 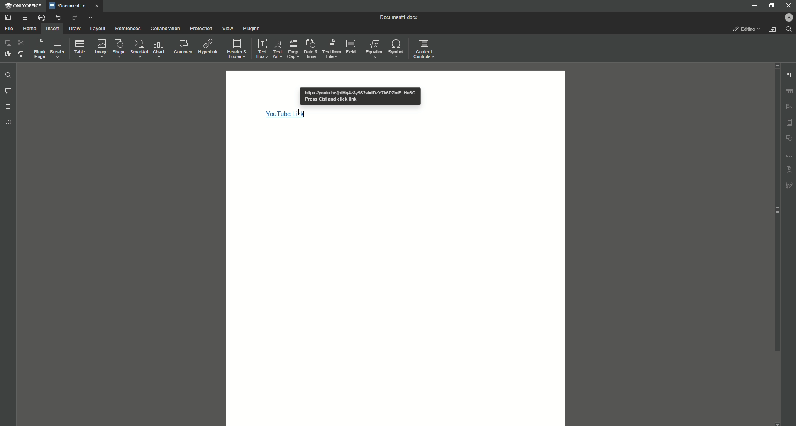 What do you see at coordinates (251, 28) in the screenshot?
I see `Plugins` at bounding box center [251, 28].